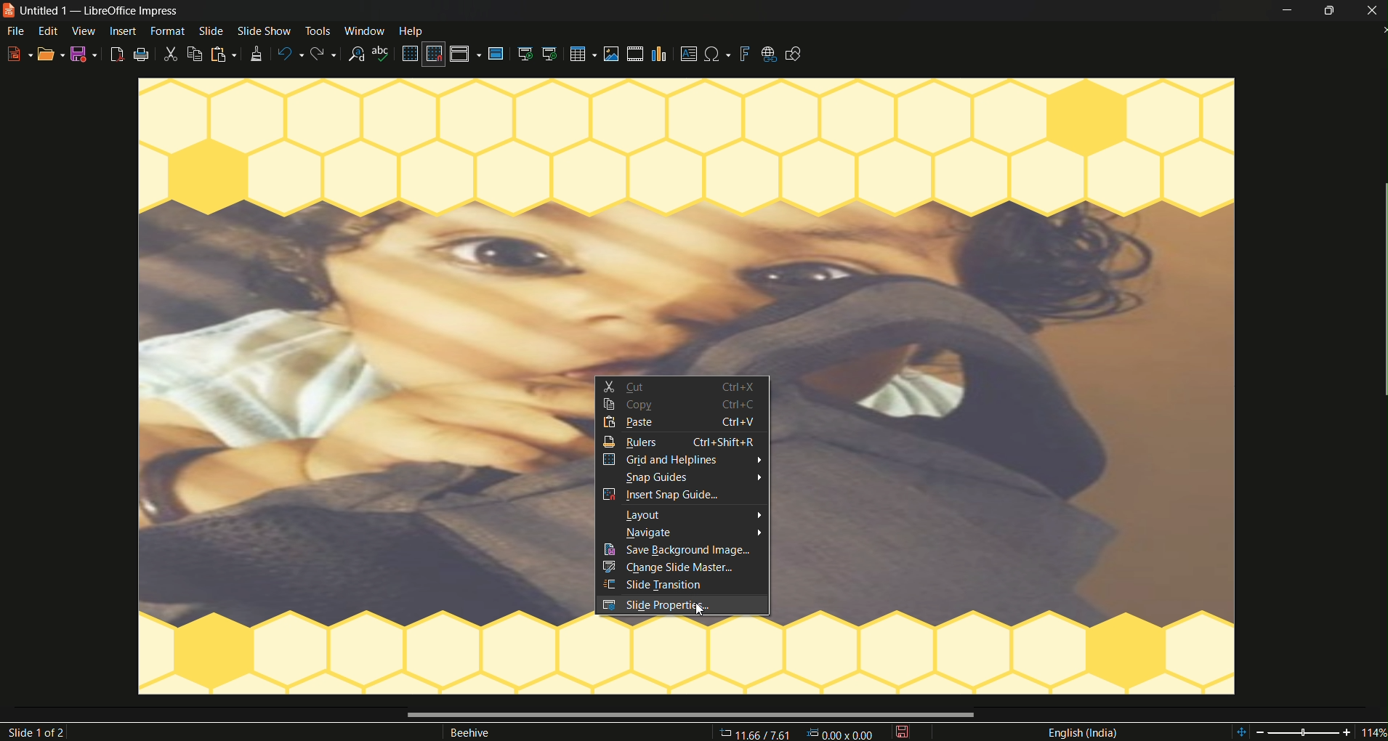 This screenshot has width=1388, height=741. I want to click on scrollbar, so click(1379, 291).